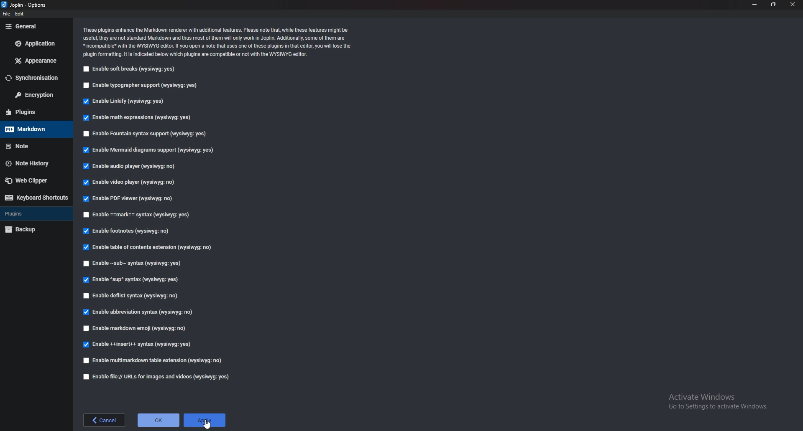 The width and height of the screenshot is (803, 431). Describe the element at coordinates (793, 5) in the screenshot. I see `close` at that location.